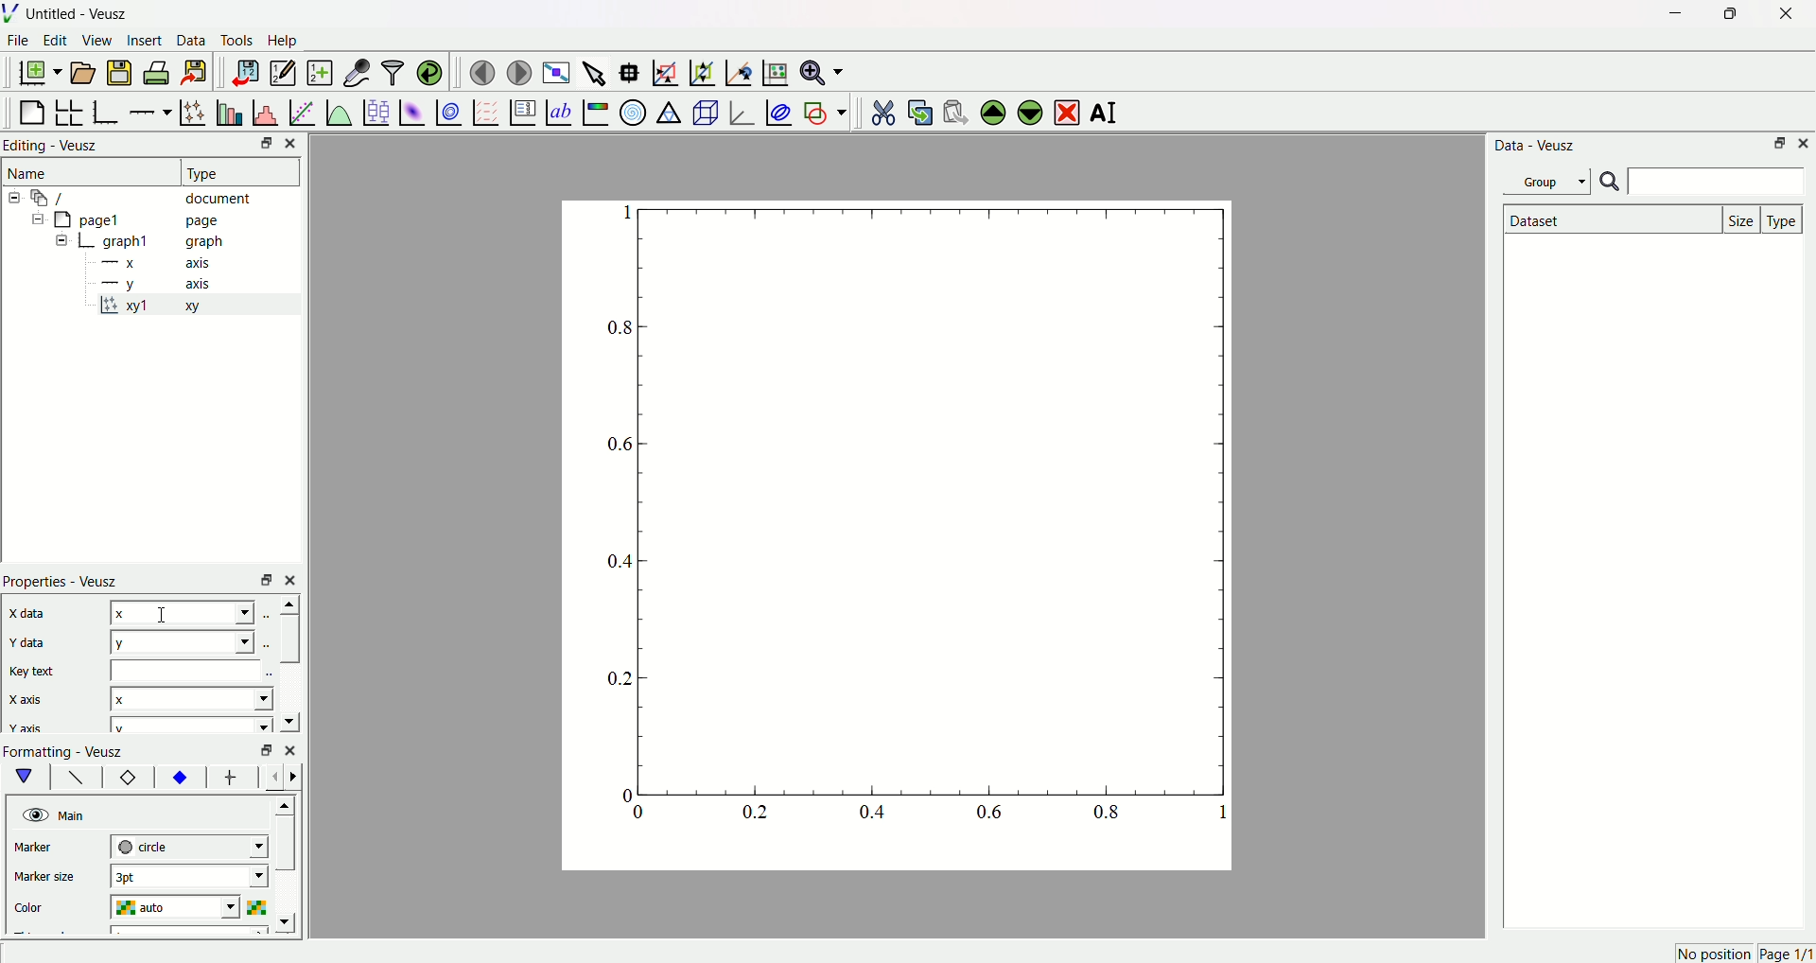 Image resolution: width=1816 pixels, height=963 pixels. I want to click on Data - Veusz, so click(1537, 147).